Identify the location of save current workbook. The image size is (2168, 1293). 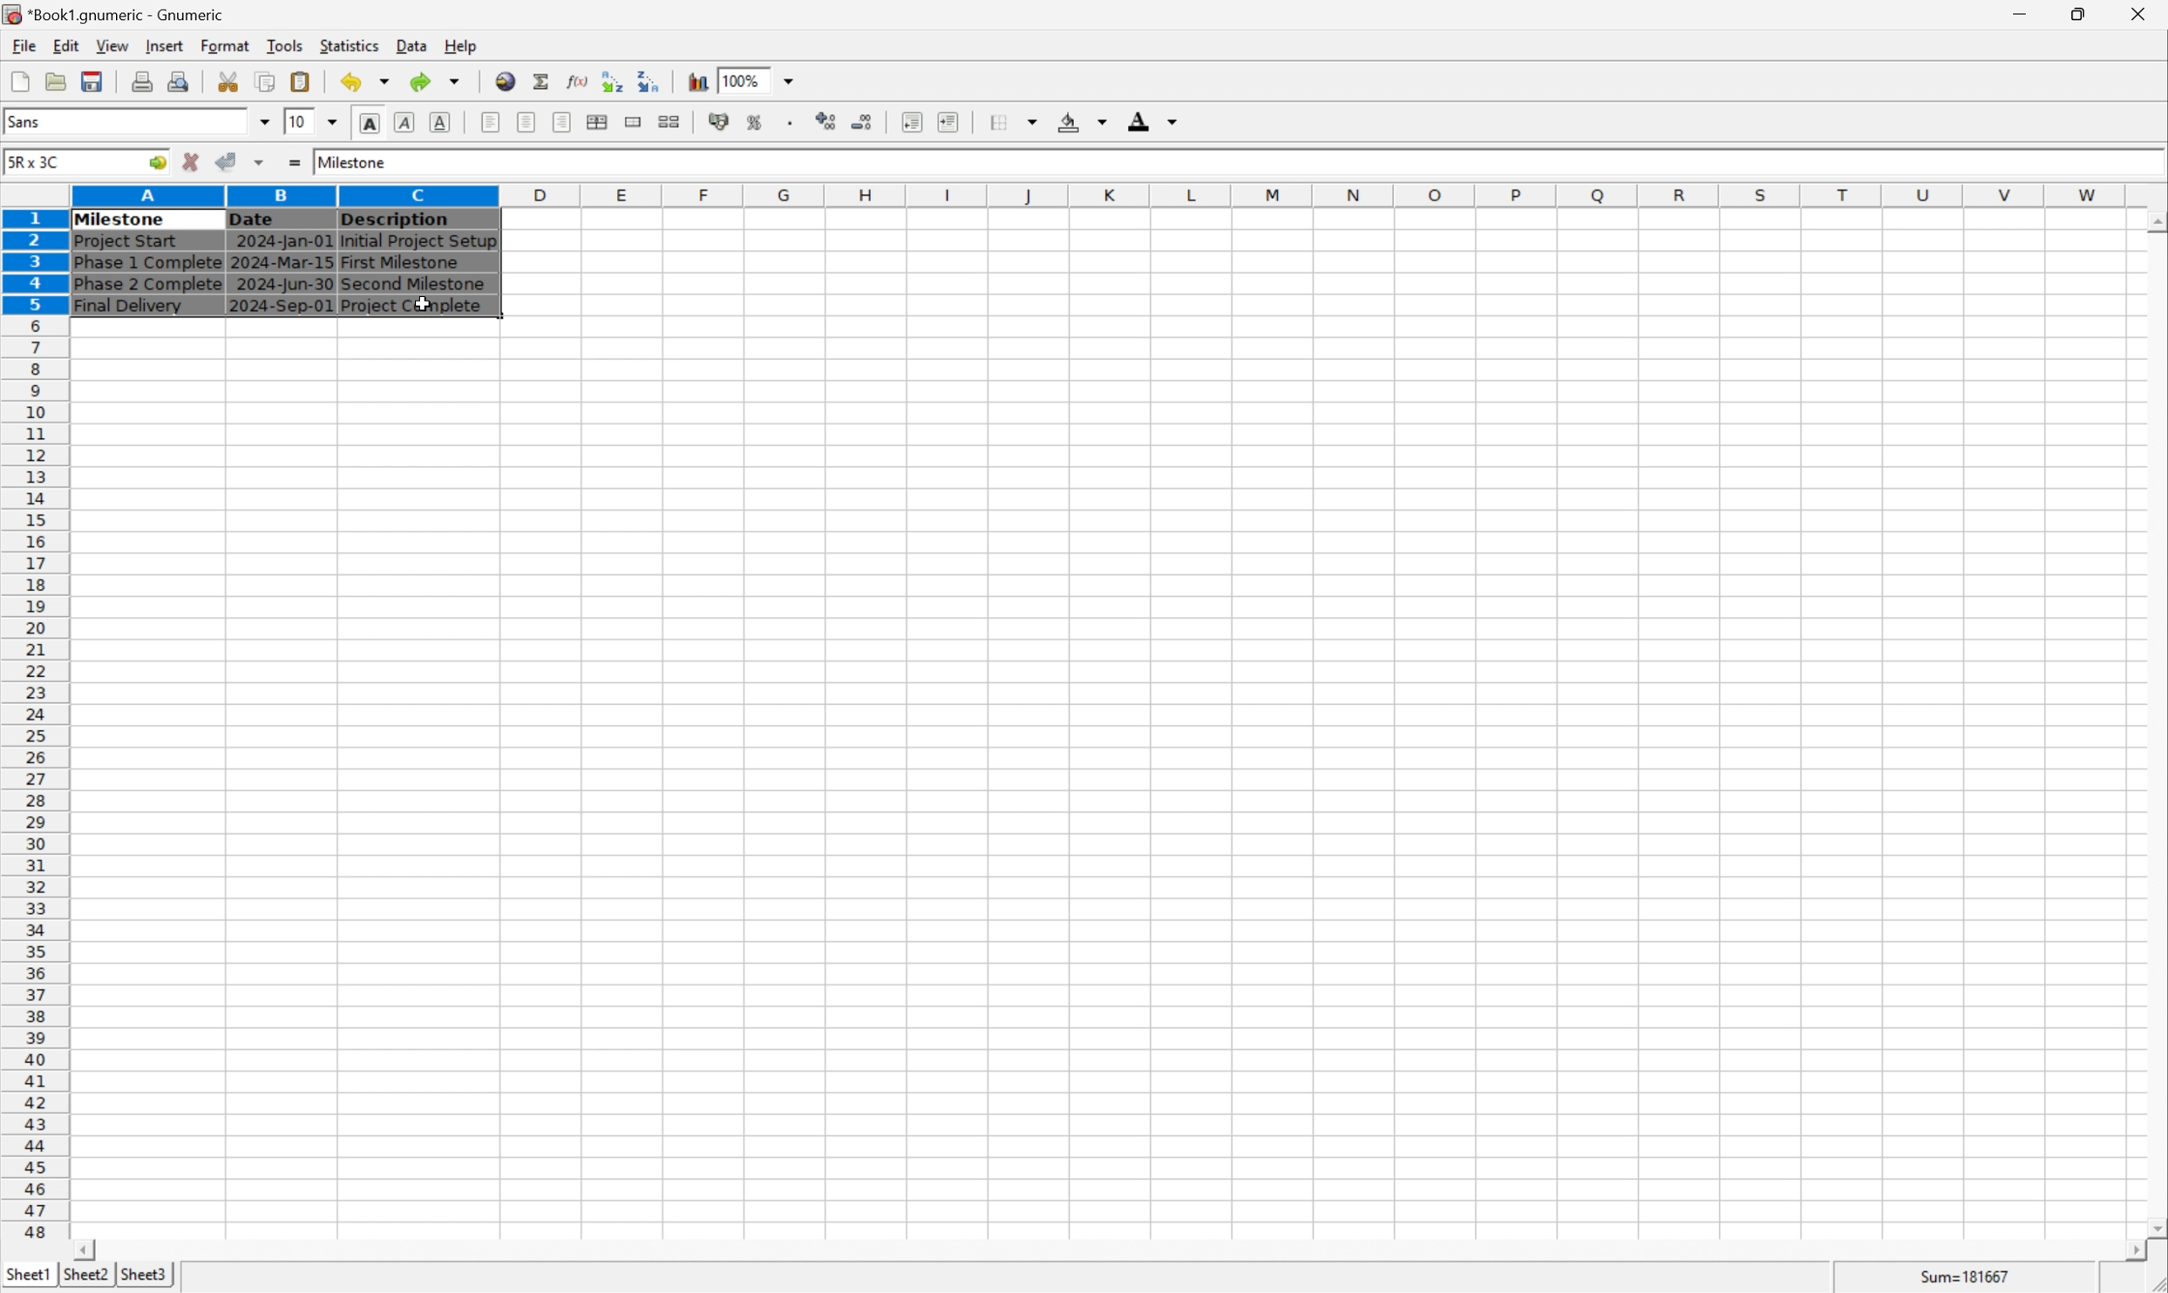
(92, 83).